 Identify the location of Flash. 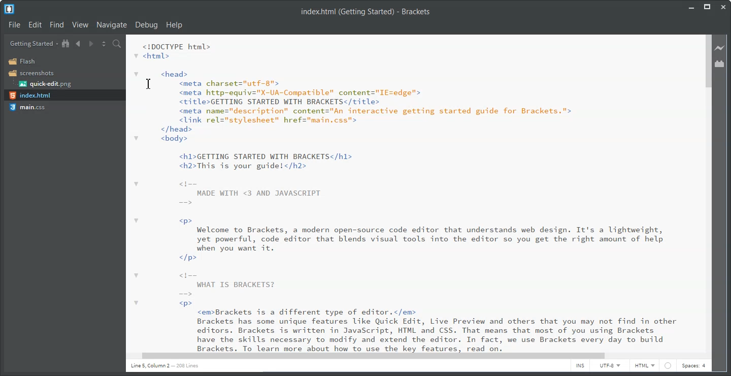
(25, 61).